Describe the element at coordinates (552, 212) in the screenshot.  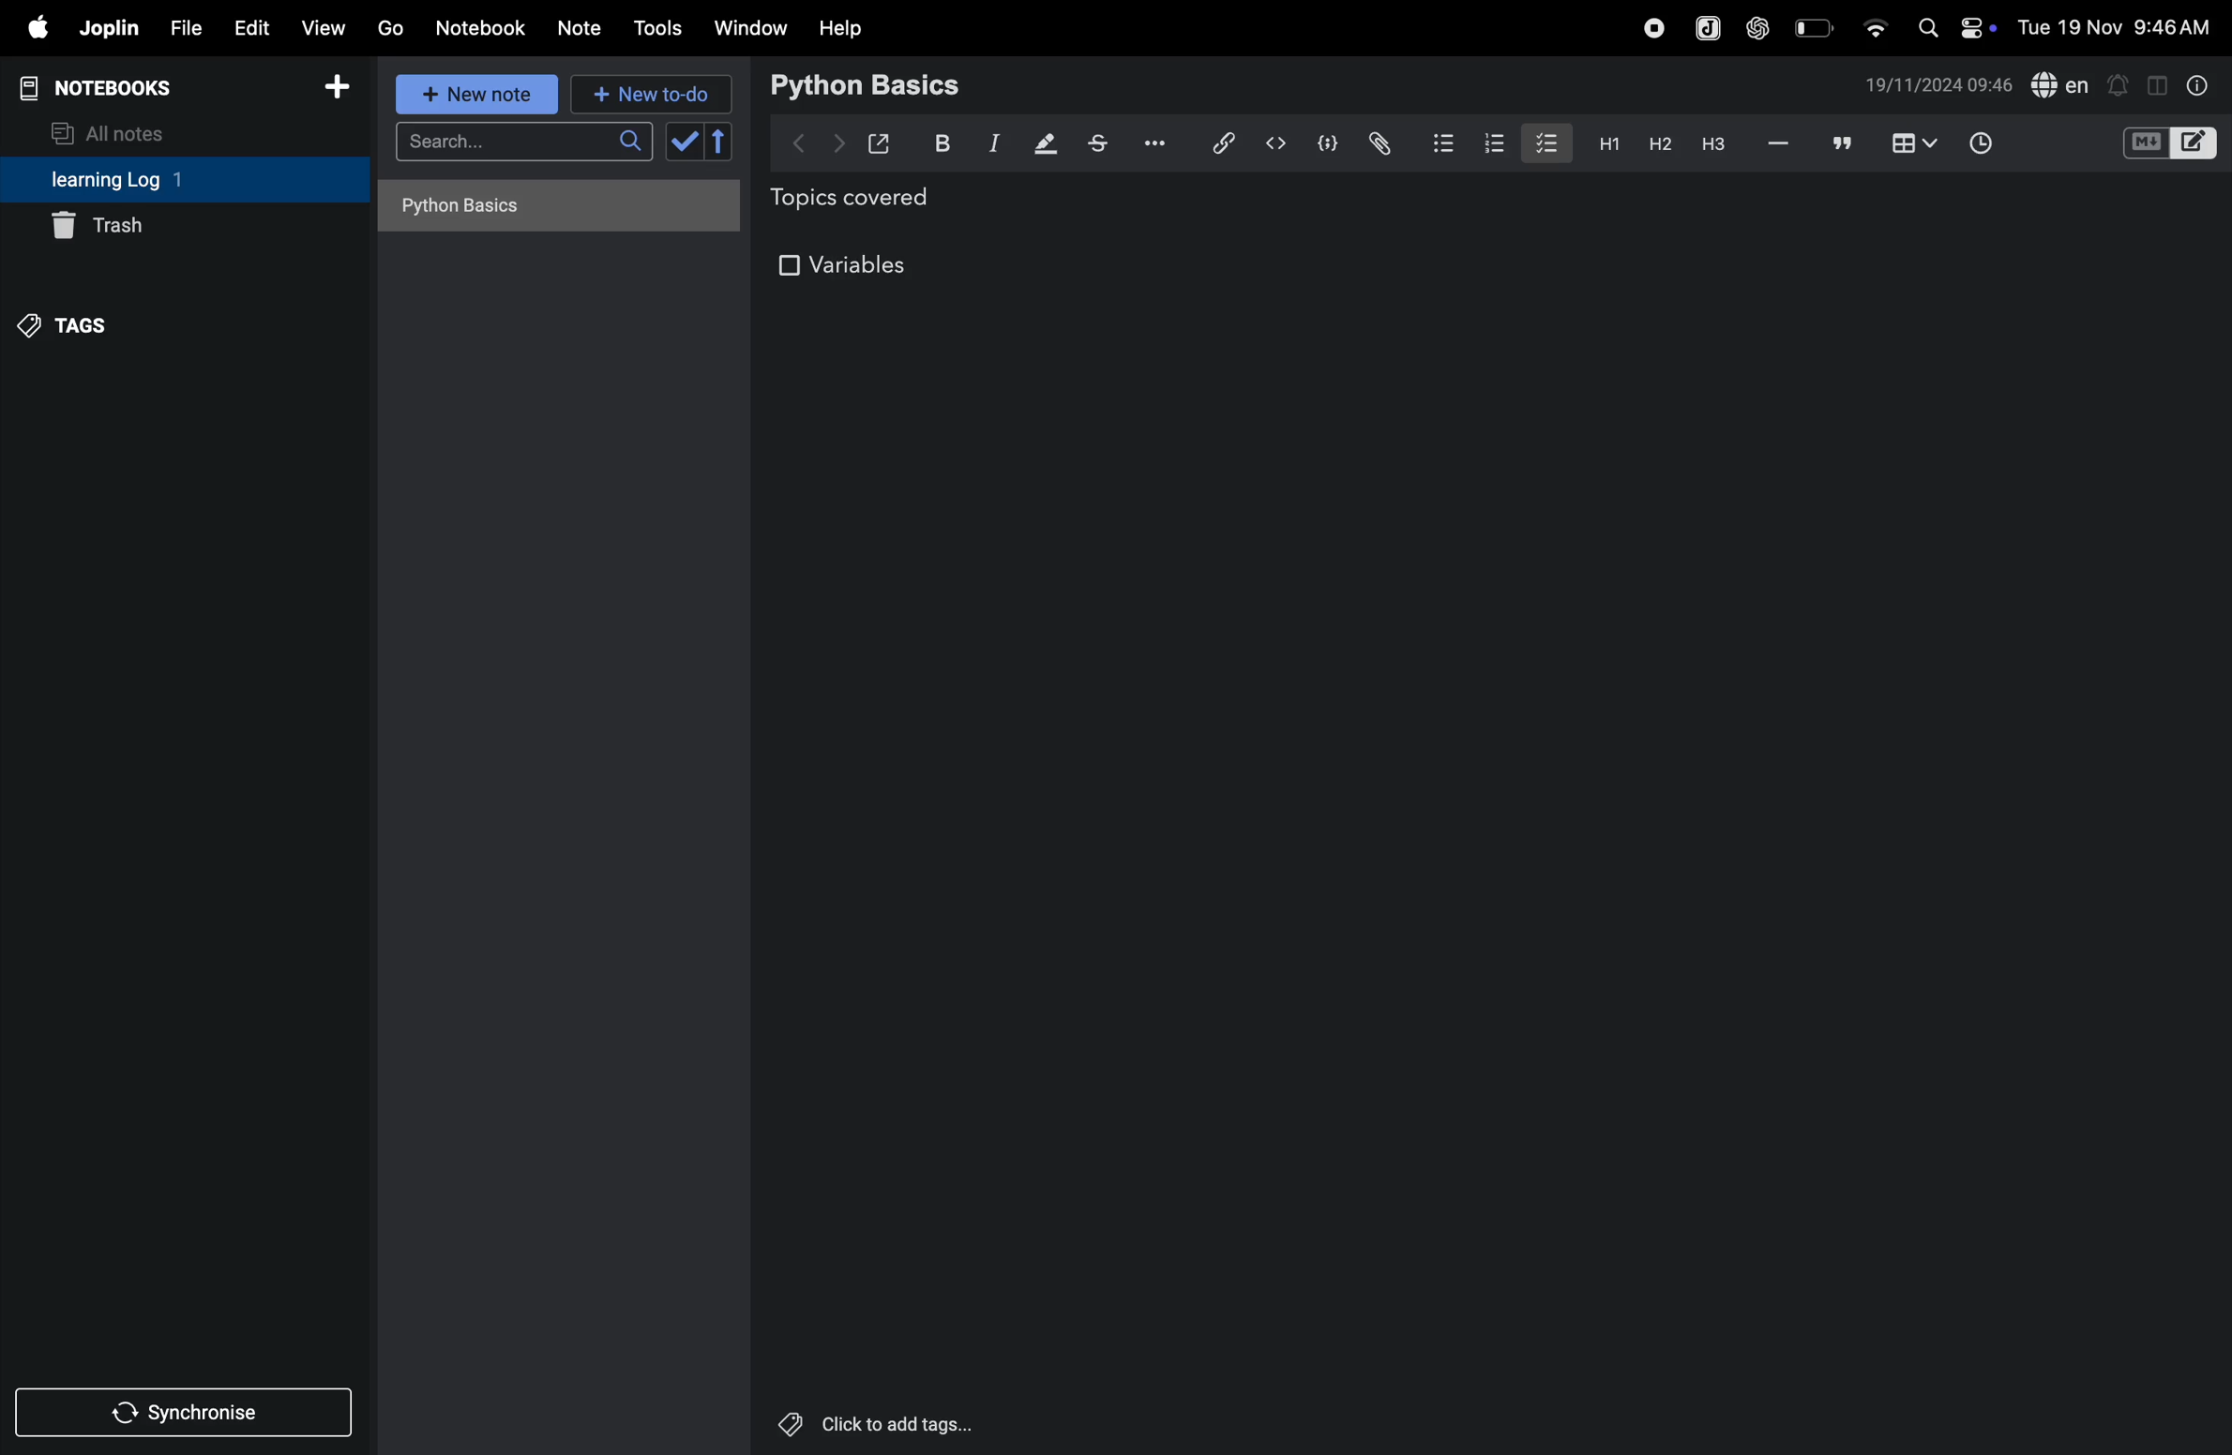
I see `no notes here` at that location.